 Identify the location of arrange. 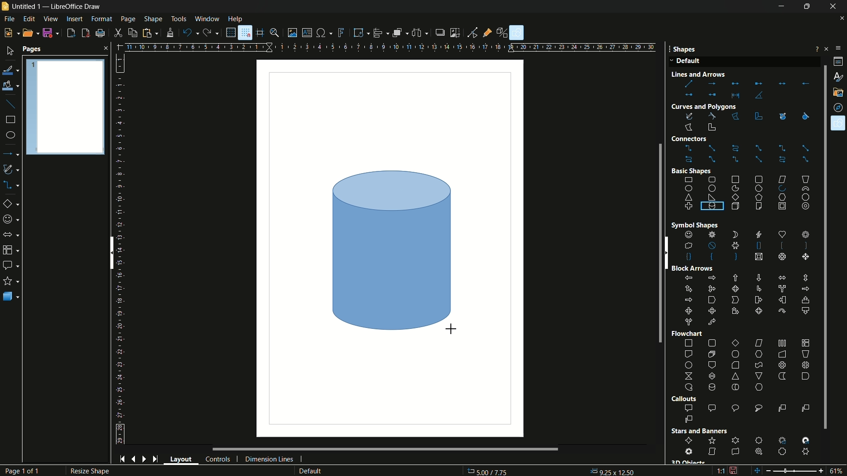
(400, 33).